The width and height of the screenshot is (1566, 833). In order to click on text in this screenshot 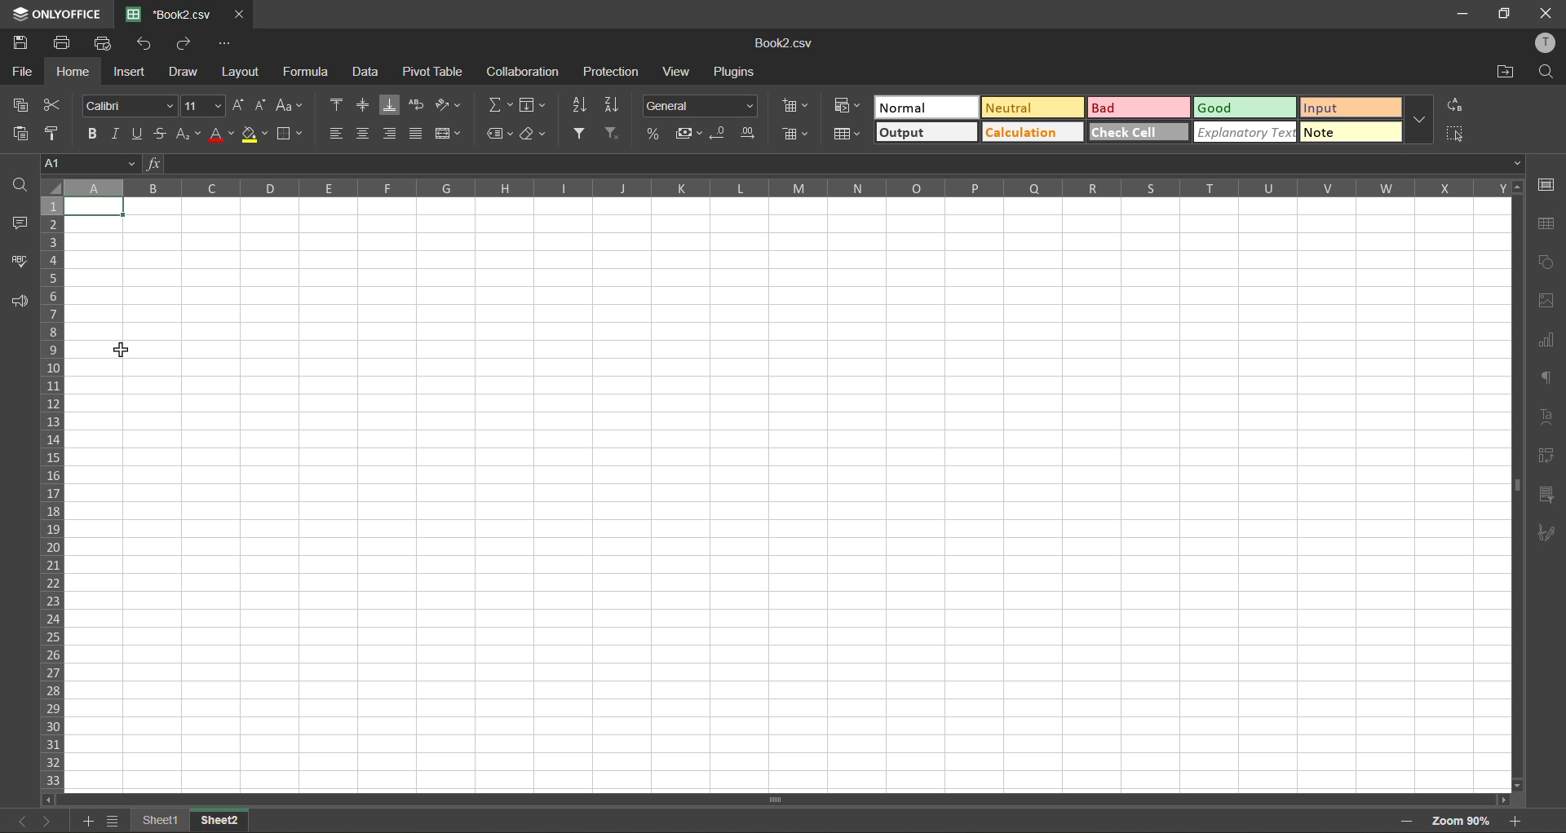, I will do `click(1547, 417)`.